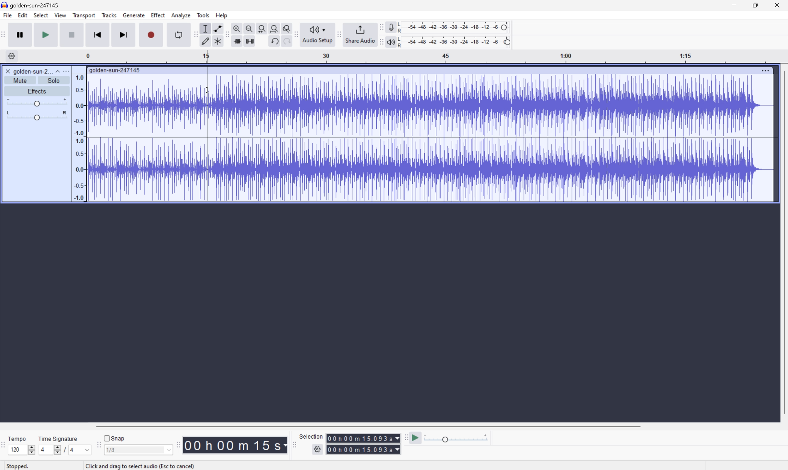  Describe the element at coordinates (753, 4) in the screenshot. I see `Restore Down` at that location.